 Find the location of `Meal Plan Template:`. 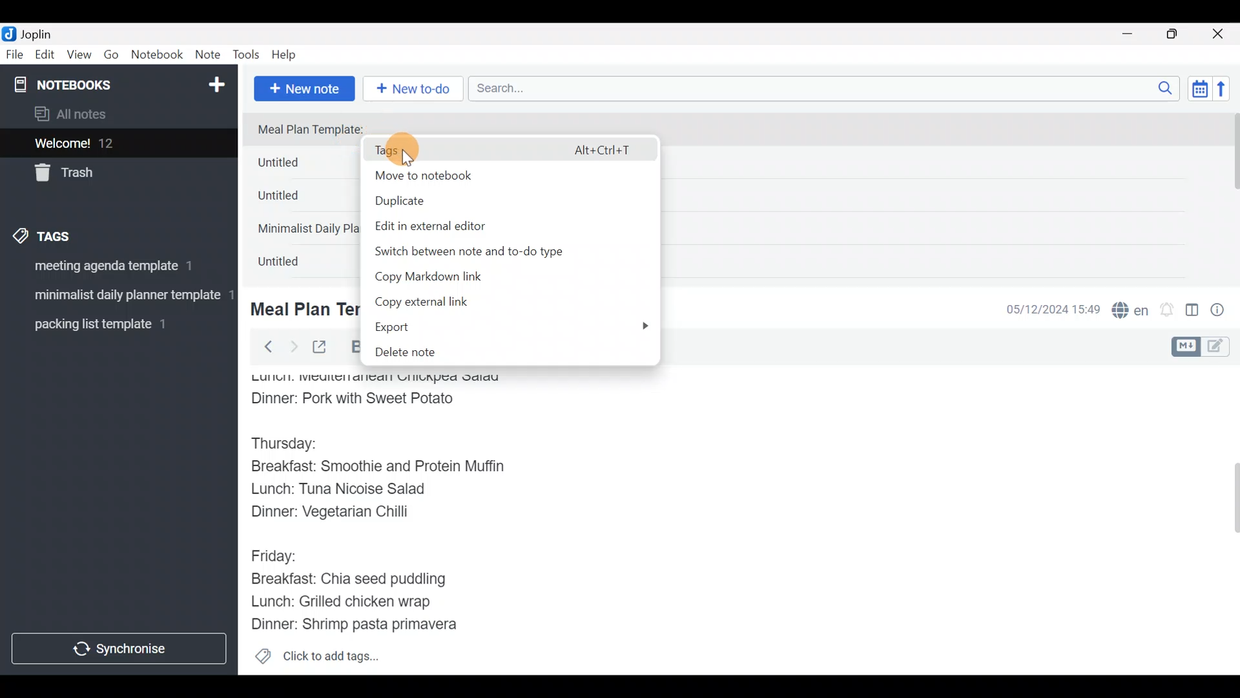

Meal Plan Template: is located at coordinates (318, 130).